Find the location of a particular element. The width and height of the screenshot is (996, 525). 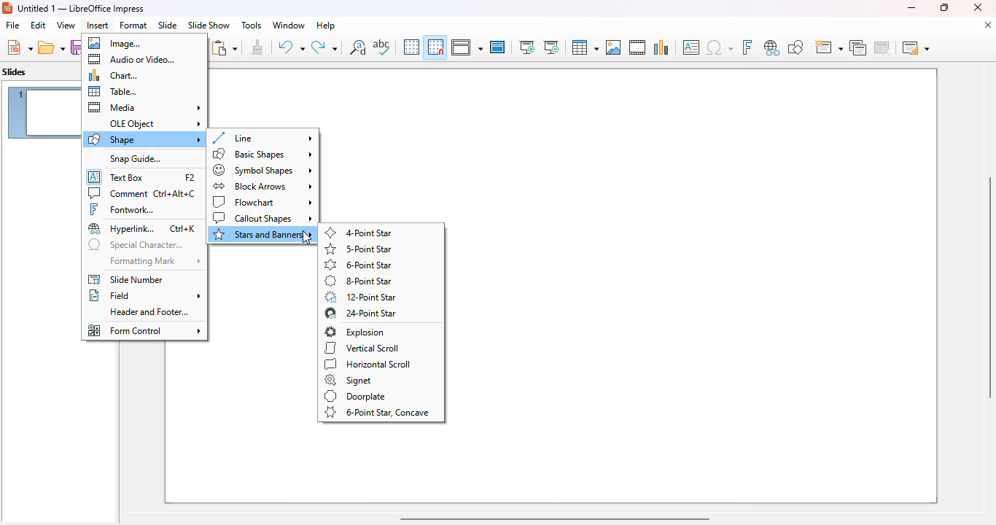

show draw functions is located at coordinates (795, 47).